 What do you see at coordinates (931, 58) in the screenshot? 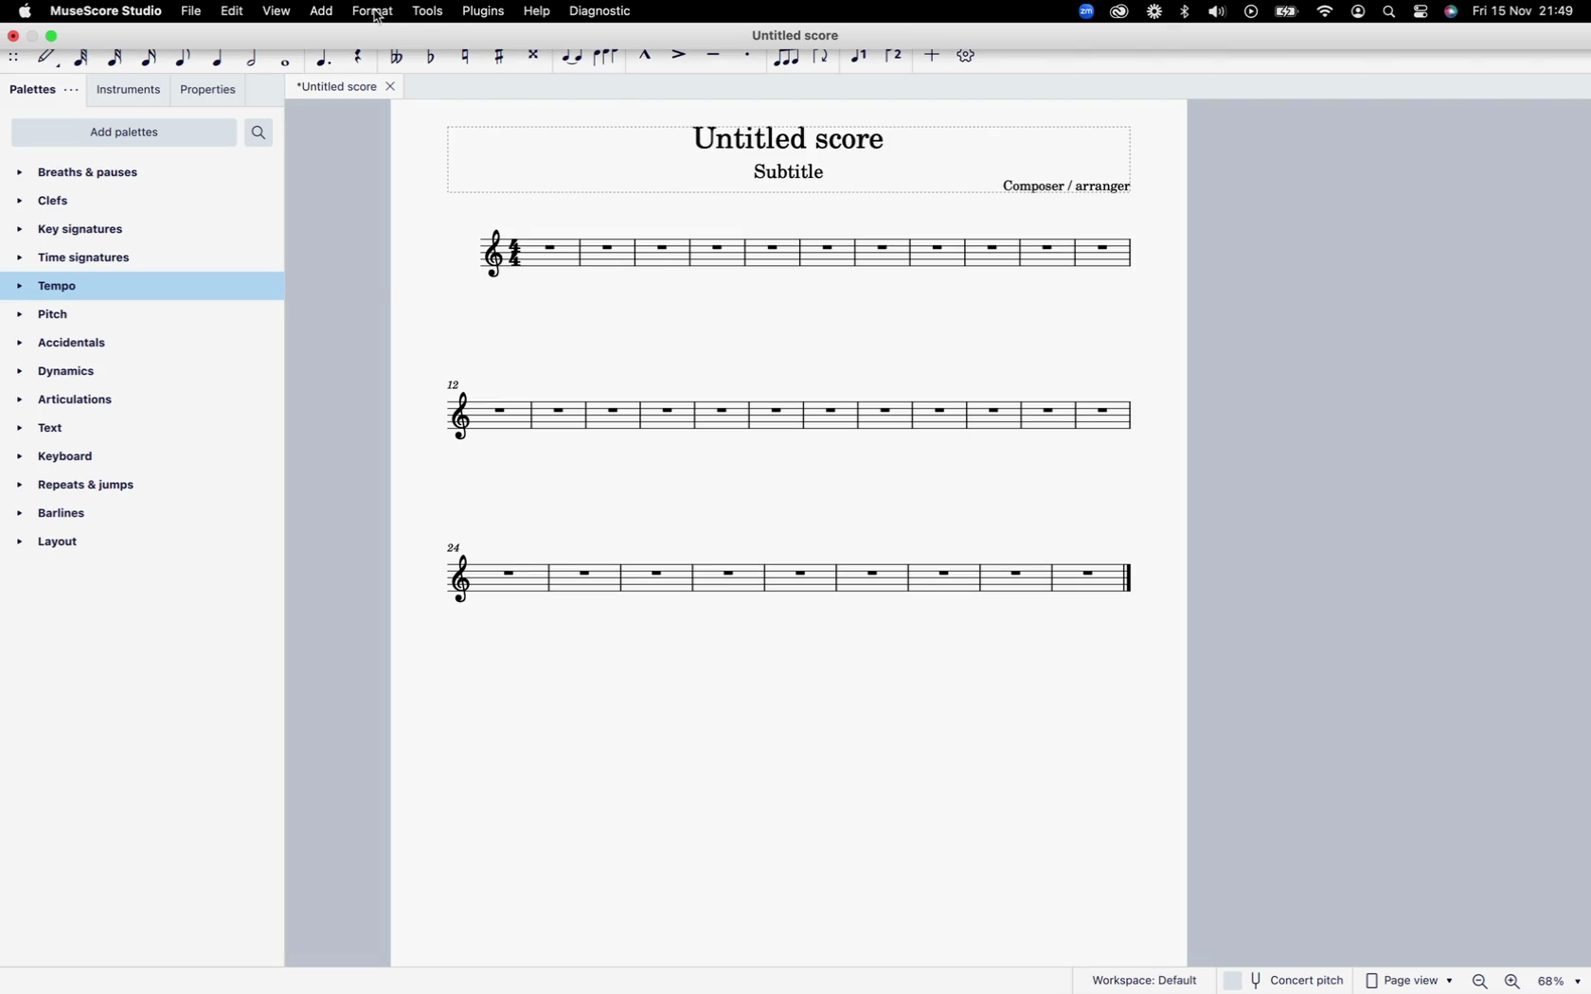
I see `more` at bounding box center [931, 58].